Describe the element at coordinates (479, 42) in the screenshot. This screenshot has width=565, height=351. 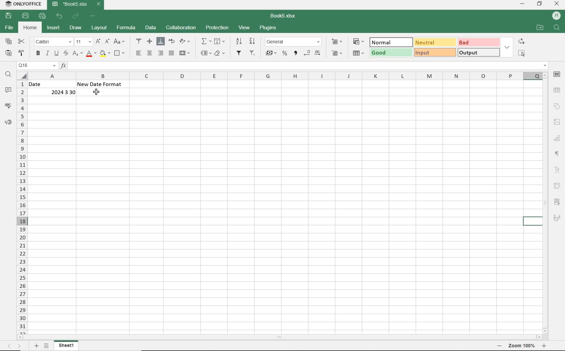
I see `BAD` at that location.